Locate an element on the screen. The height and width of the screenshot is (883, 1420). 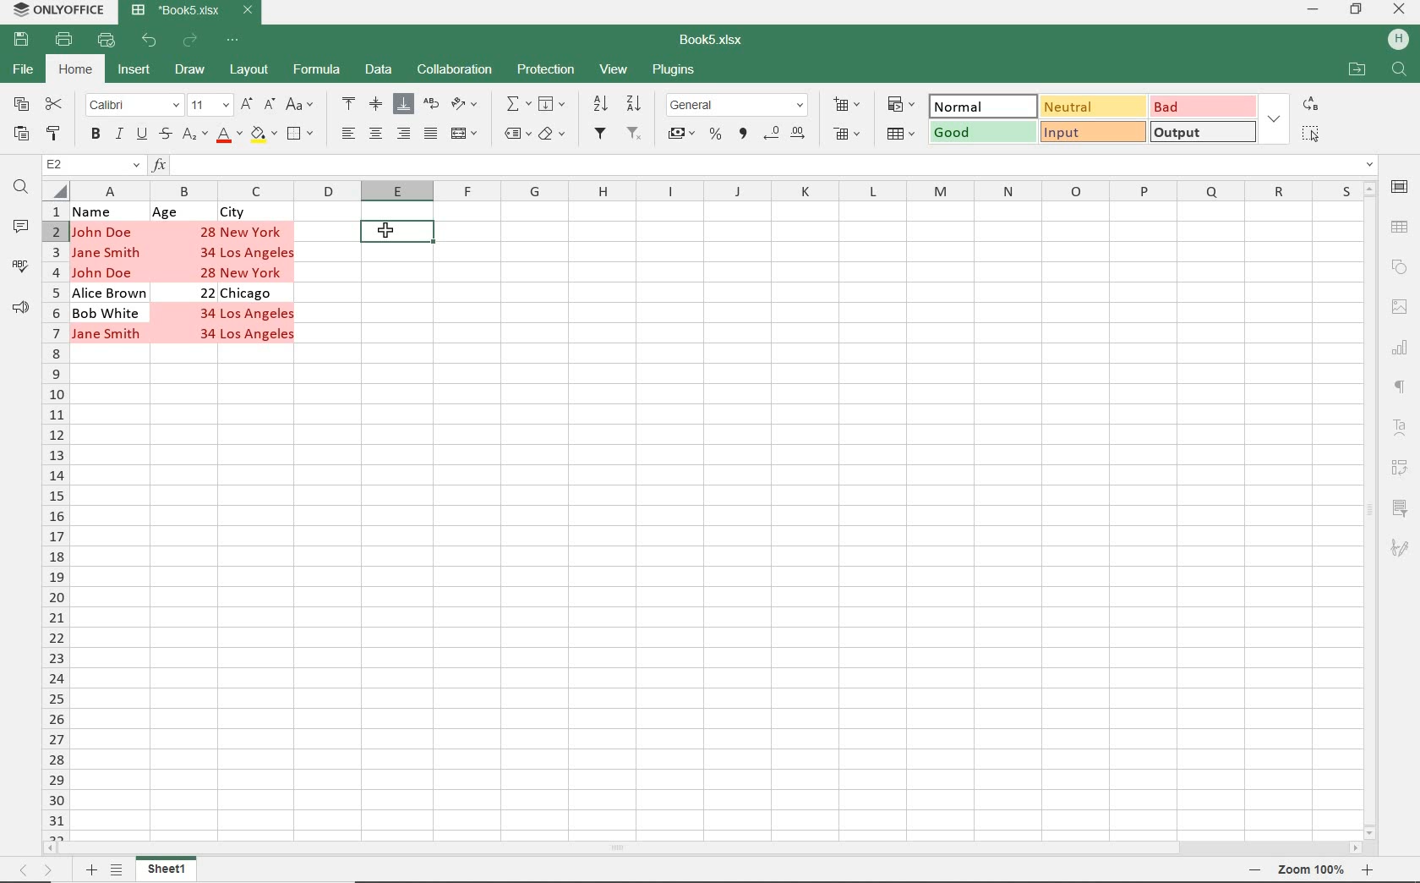
John Doe is located at coordinates (102, 230).